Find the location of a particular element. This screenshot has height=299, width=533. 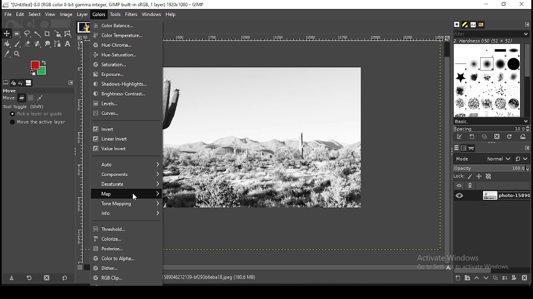

tools is located at coordinates (116, 14).